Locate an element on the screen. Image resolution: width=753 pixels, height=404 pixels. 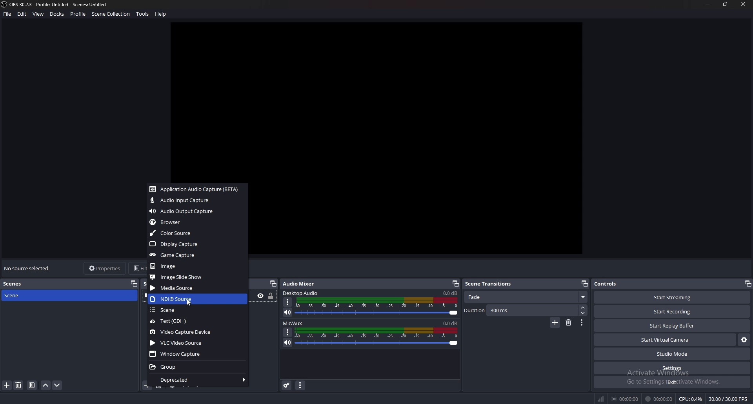
tools is located at coordinates (143, 14).